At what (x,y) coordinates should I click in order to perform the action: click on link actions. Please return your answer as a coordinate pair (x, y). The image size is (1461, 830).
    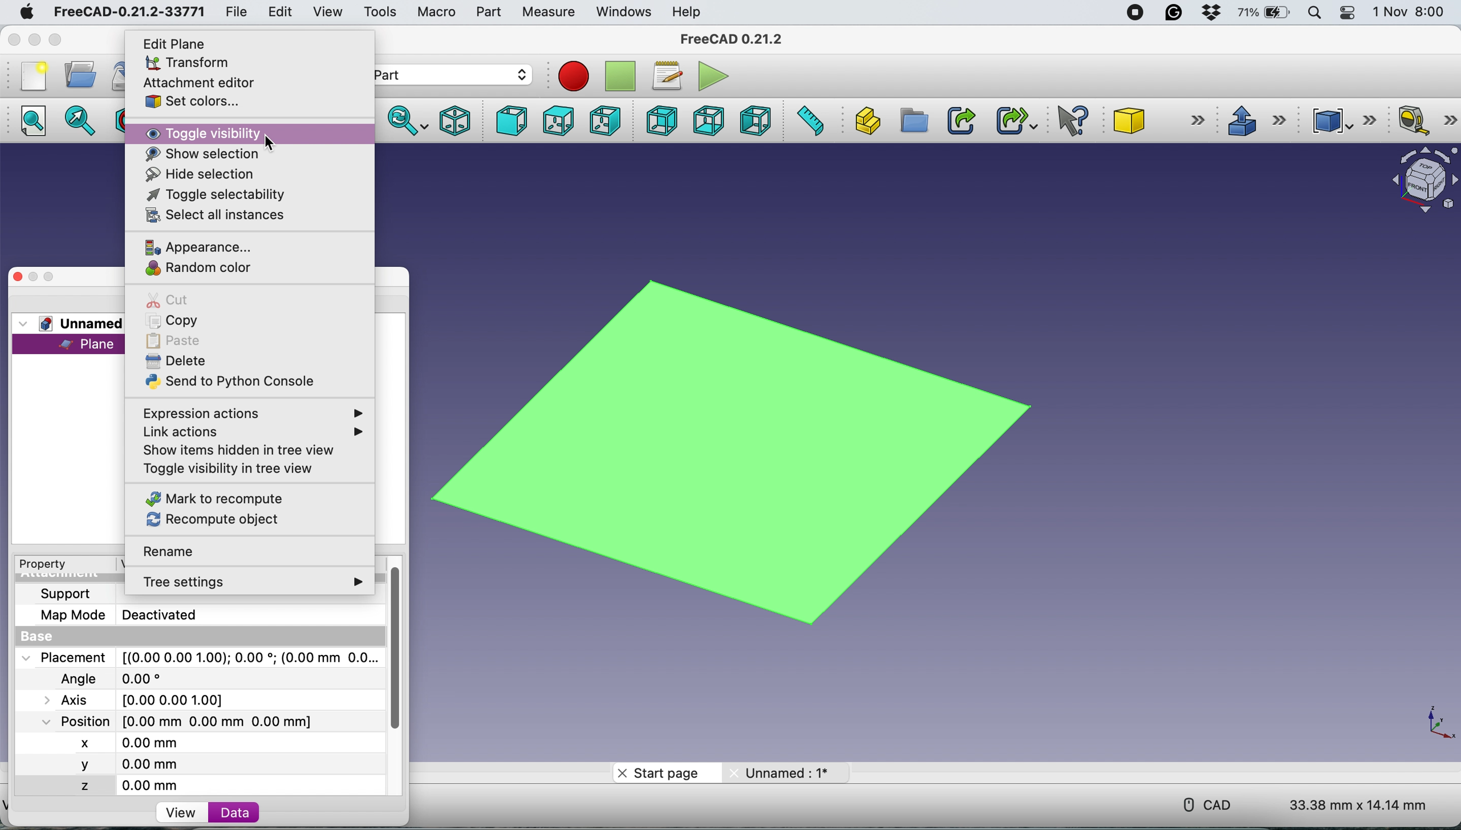
    Looking at the image, I should click on (253, 431).